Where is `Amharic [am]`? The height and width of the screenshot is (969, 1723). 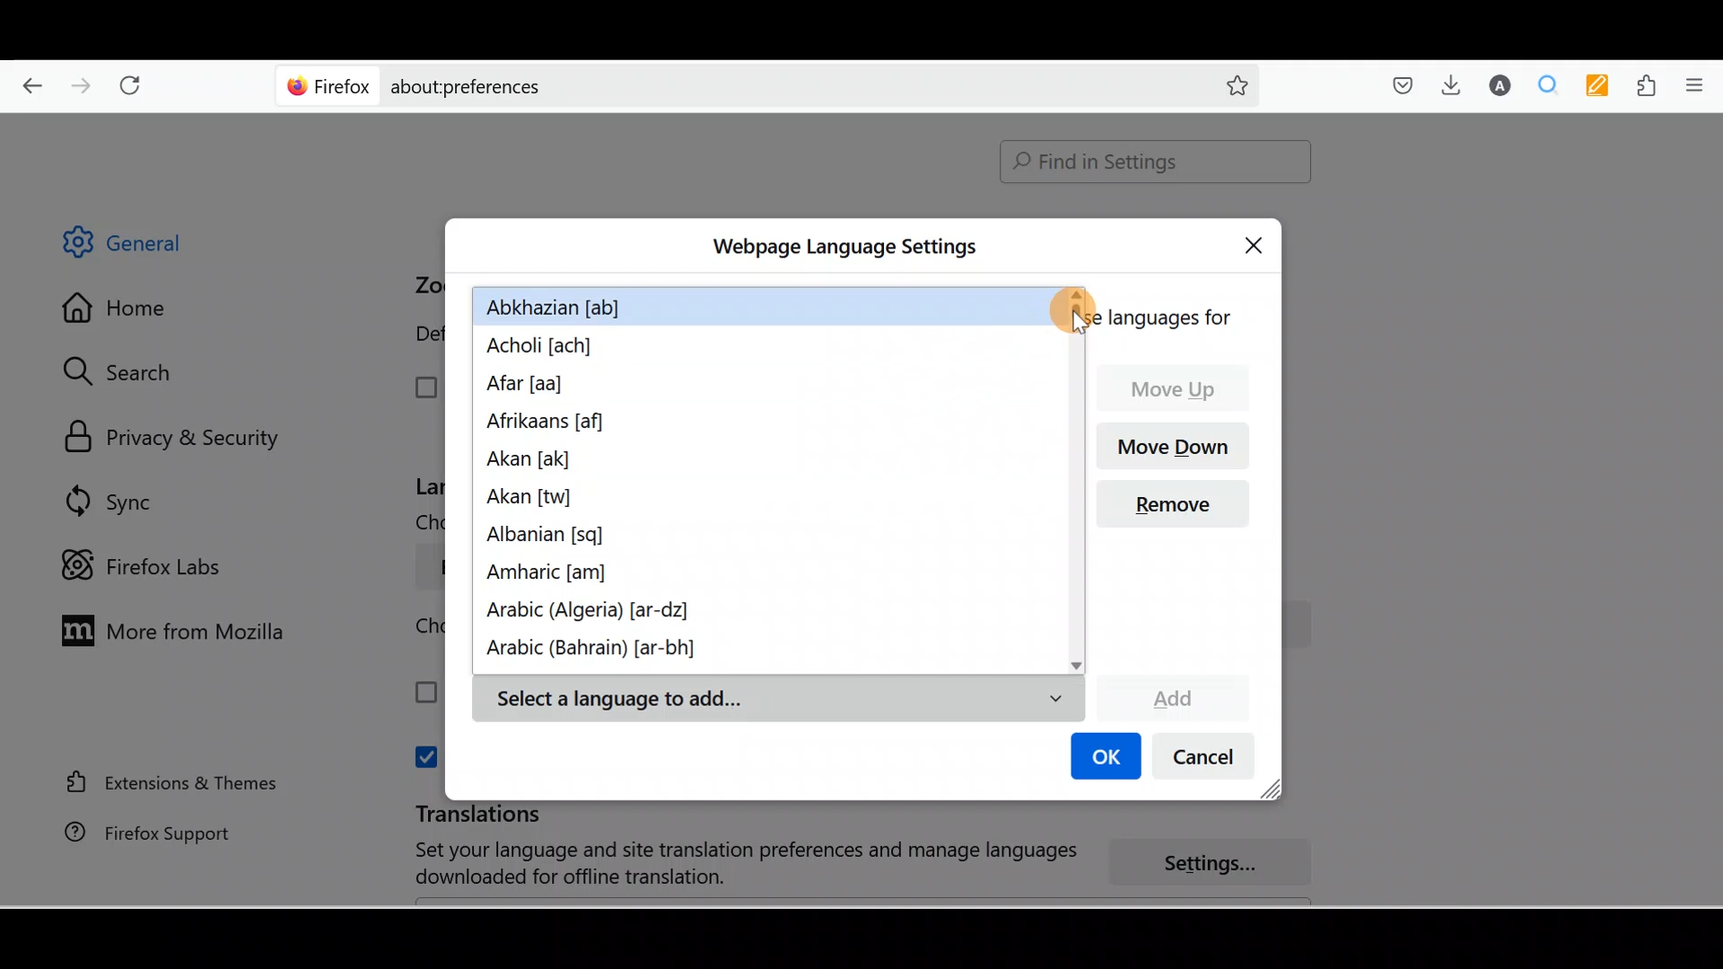 Amharic [am] is located at coordinates (558, 576).